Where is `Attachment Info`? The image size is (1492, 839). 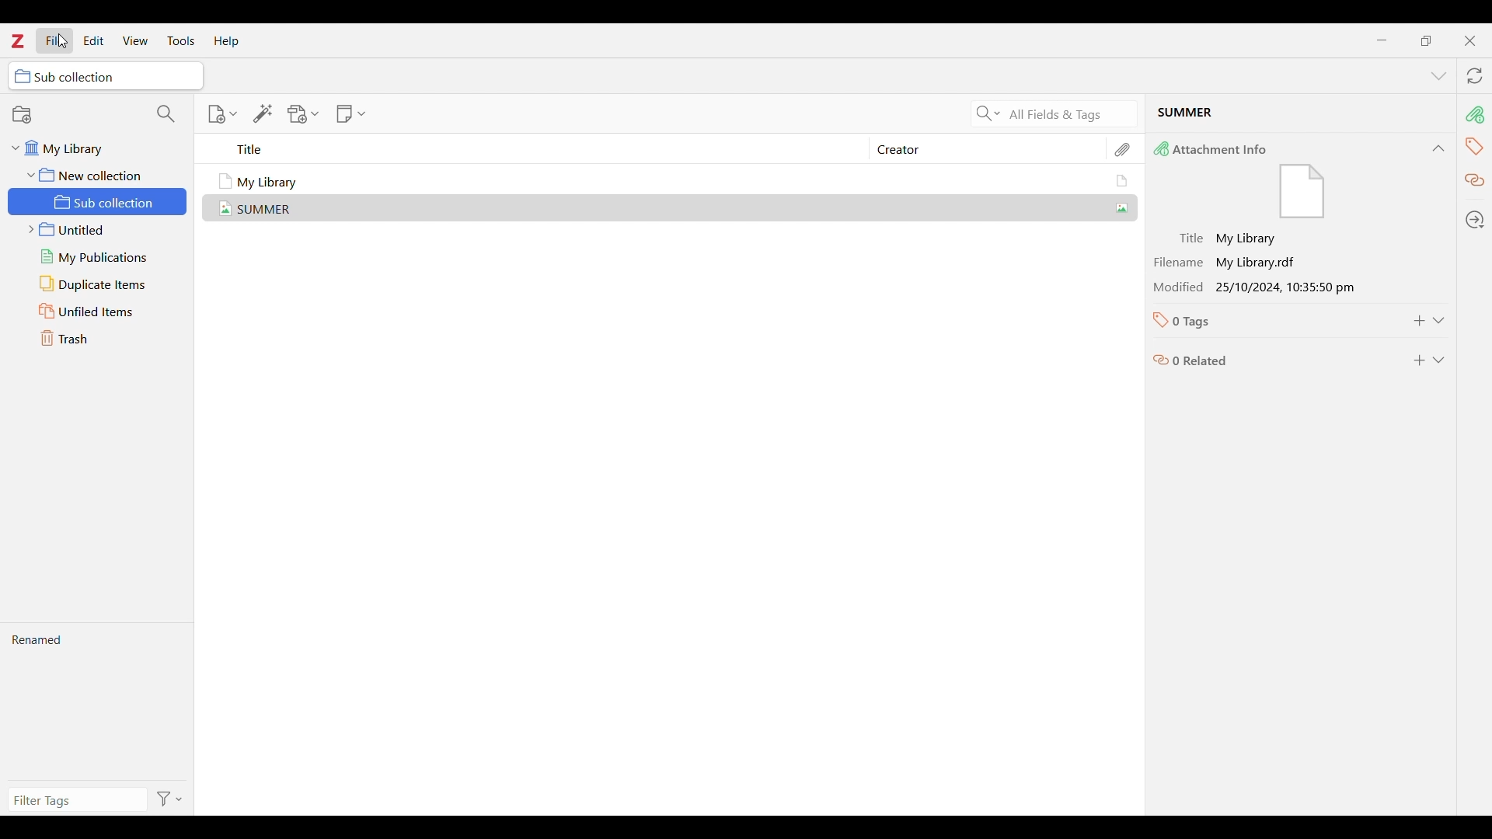
Attachment Info is located at coordinates (1281, 180).